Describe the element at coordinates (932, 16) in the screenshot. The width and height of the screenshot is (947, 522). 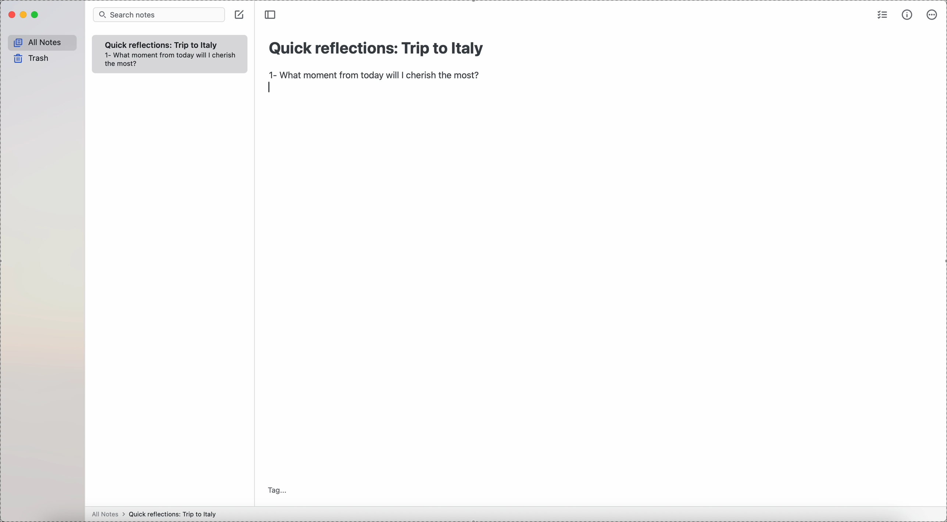
I see `more options` at that location.